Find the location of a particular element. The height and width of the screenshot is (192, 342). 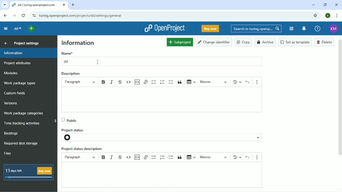

Project attributes is located at coordinates (18, 64).